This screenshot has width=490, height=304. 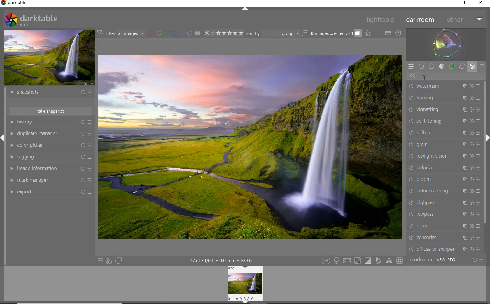 I want to click on vignetting, so click(x=445, y=110).